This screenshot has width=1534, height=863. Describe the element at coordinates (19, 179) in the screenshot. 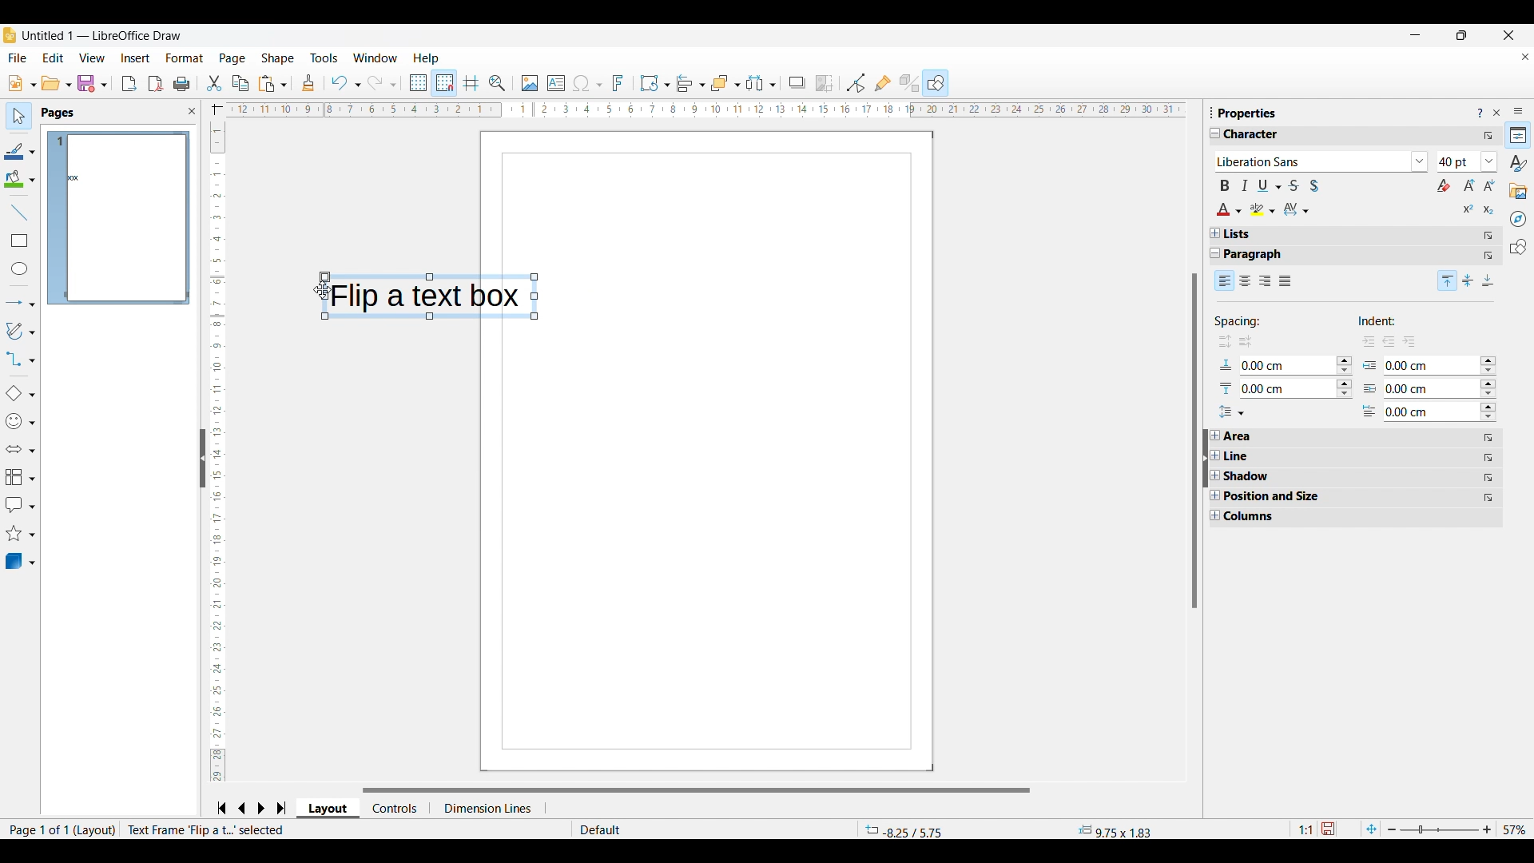

I see `Fill color options` at that location.